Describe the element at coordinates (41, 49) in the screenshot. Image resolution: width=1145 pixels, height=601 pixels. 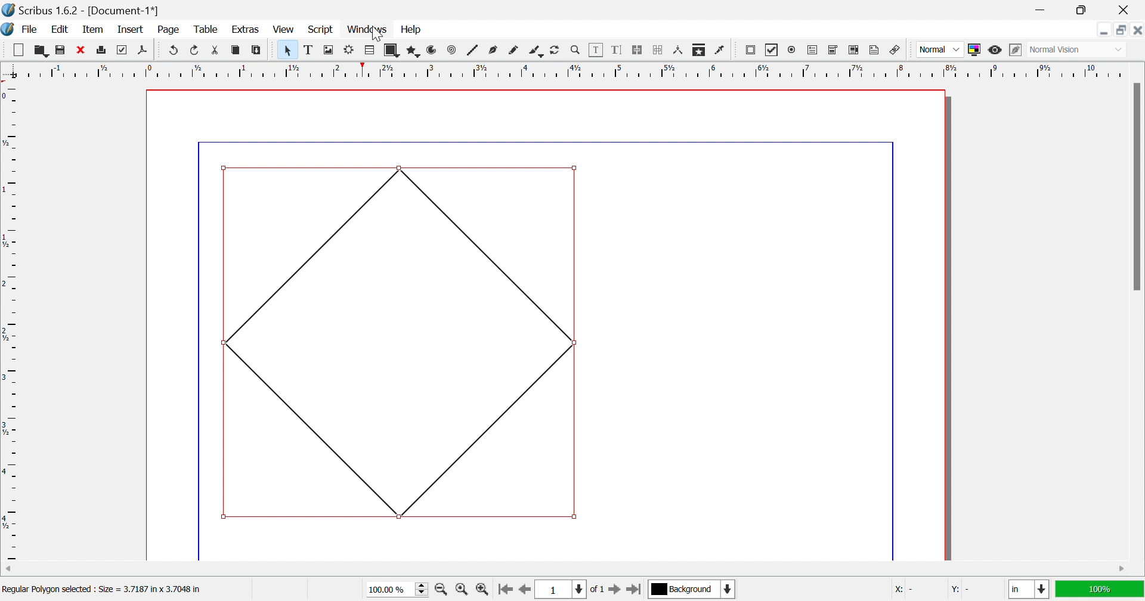
I see `Open` at that location.